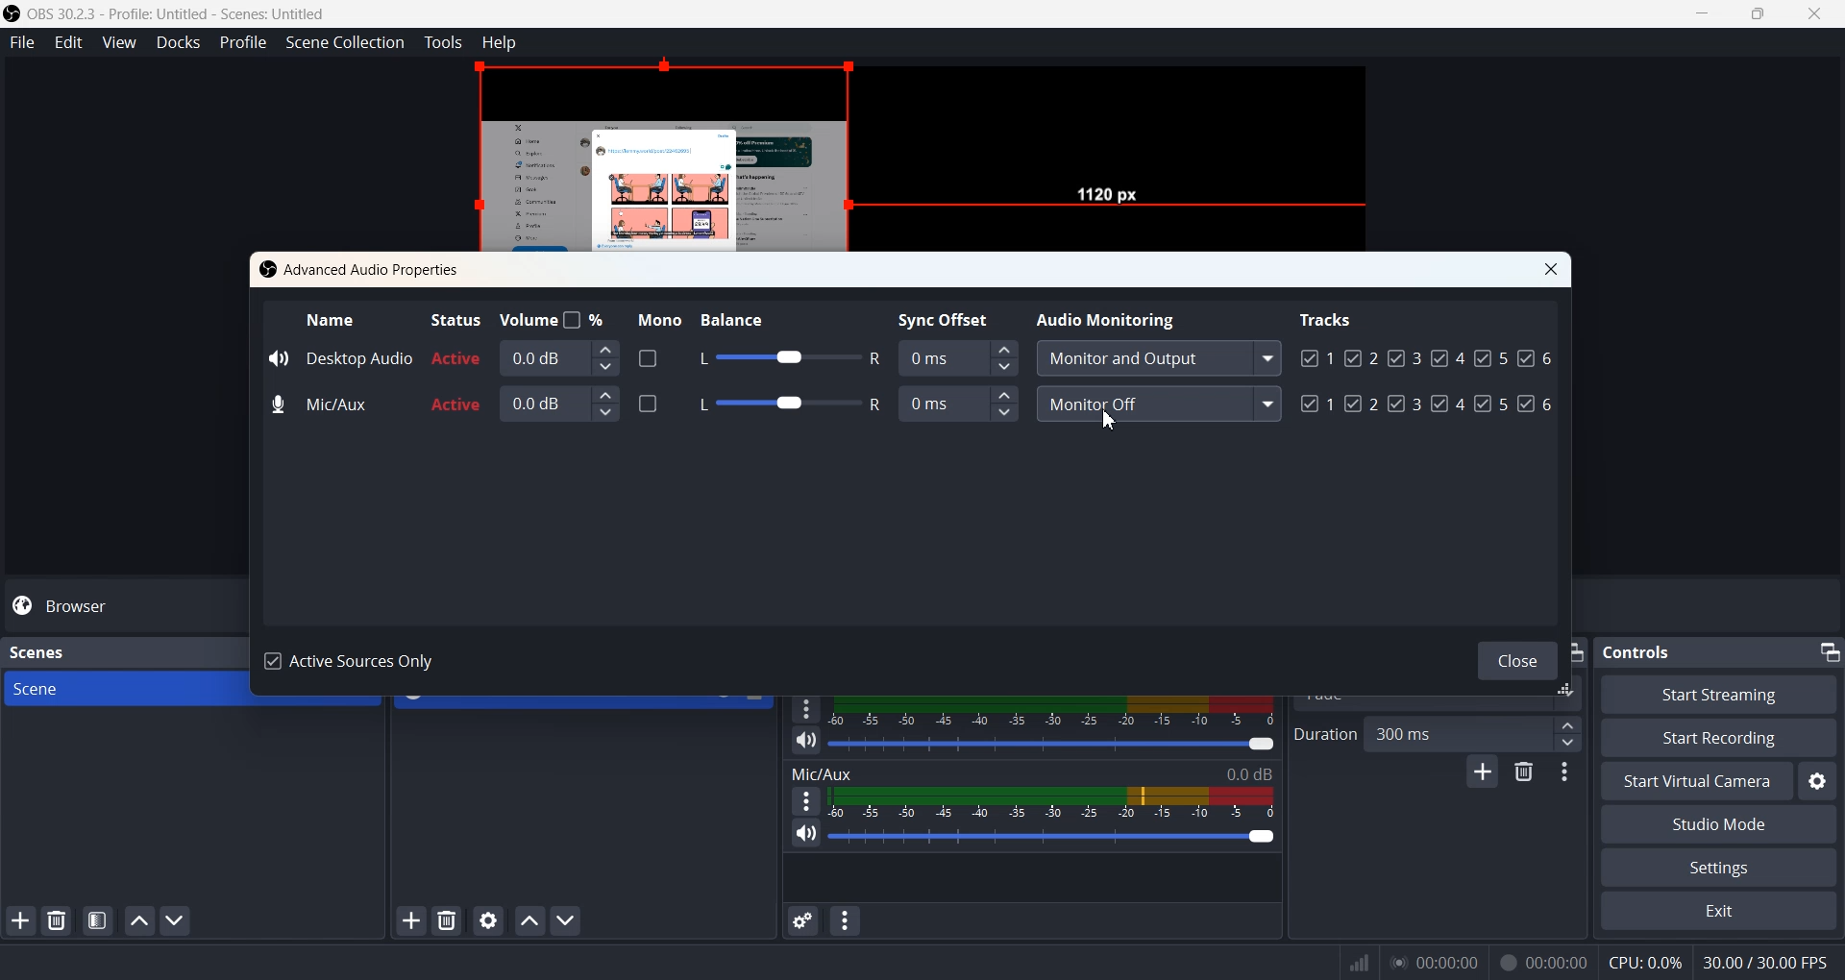  I want to click on Advanced Audio Properties, so click(364, 269).